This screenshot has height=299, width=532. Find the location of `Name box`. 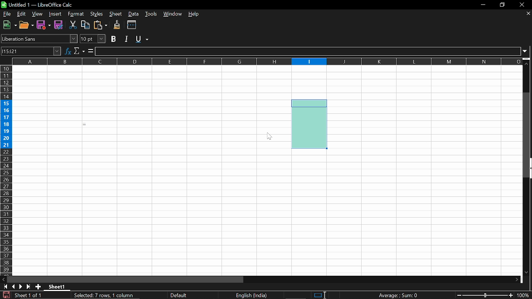

Name box is located at coordinates (31, 51).